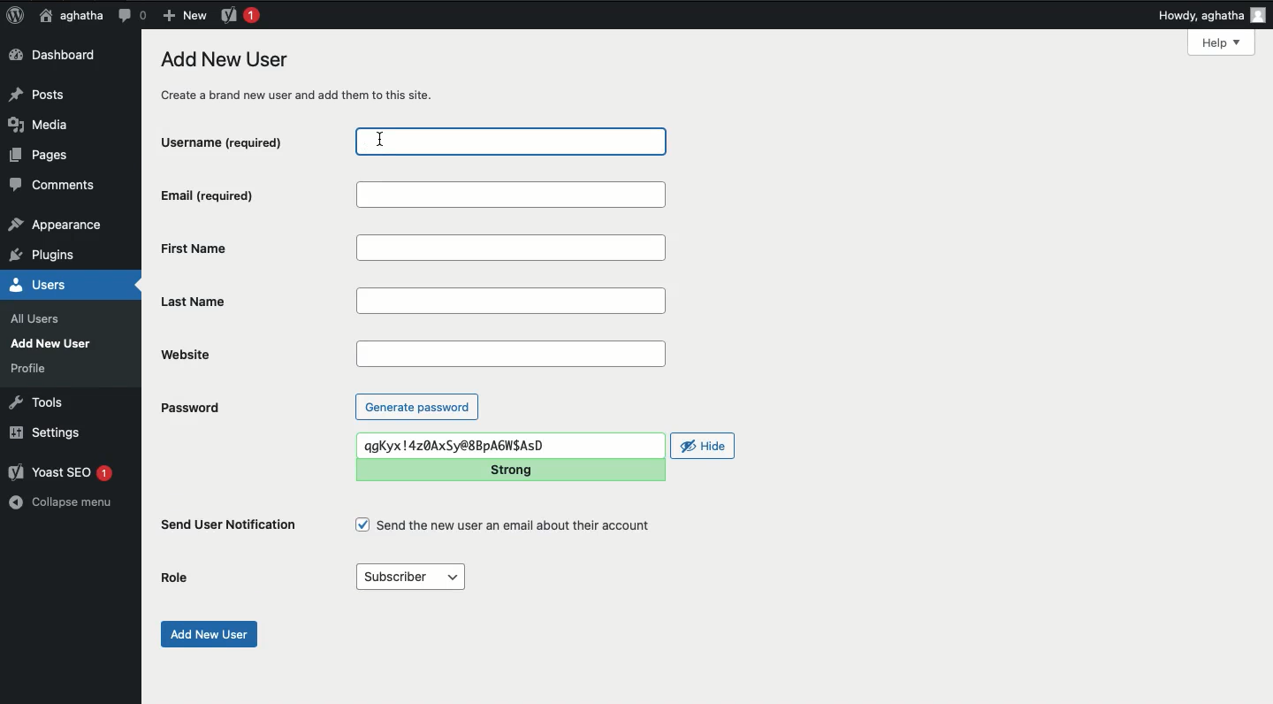 The height and width of the screenshot is (704, 1273). I want to click on Logo, so click(15, 16).